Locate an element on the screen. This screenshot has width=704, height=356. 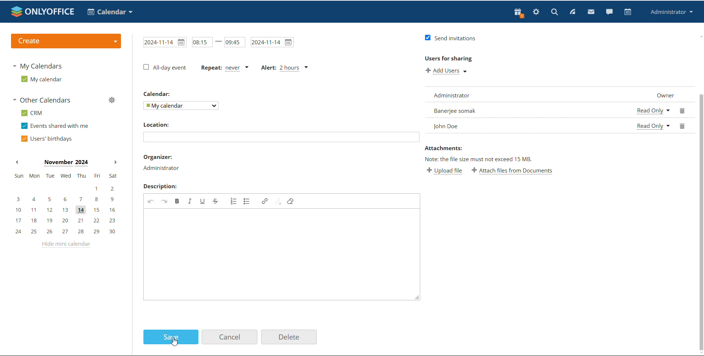
create is located at coordinates (66, 41).